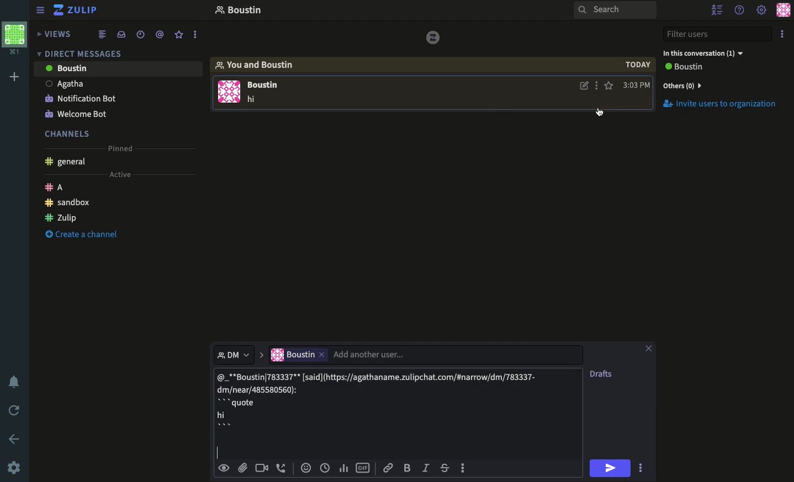  What do you see at coordinates (13, 39) in the screenshot?
I see `Workspace profile` at bounding box center [13, 39].